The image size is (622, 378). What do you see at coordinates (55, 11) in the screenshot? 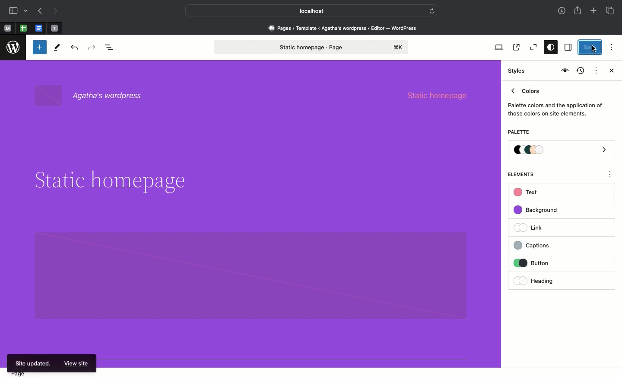
I see `Next page` at bounding box center [55, 11].